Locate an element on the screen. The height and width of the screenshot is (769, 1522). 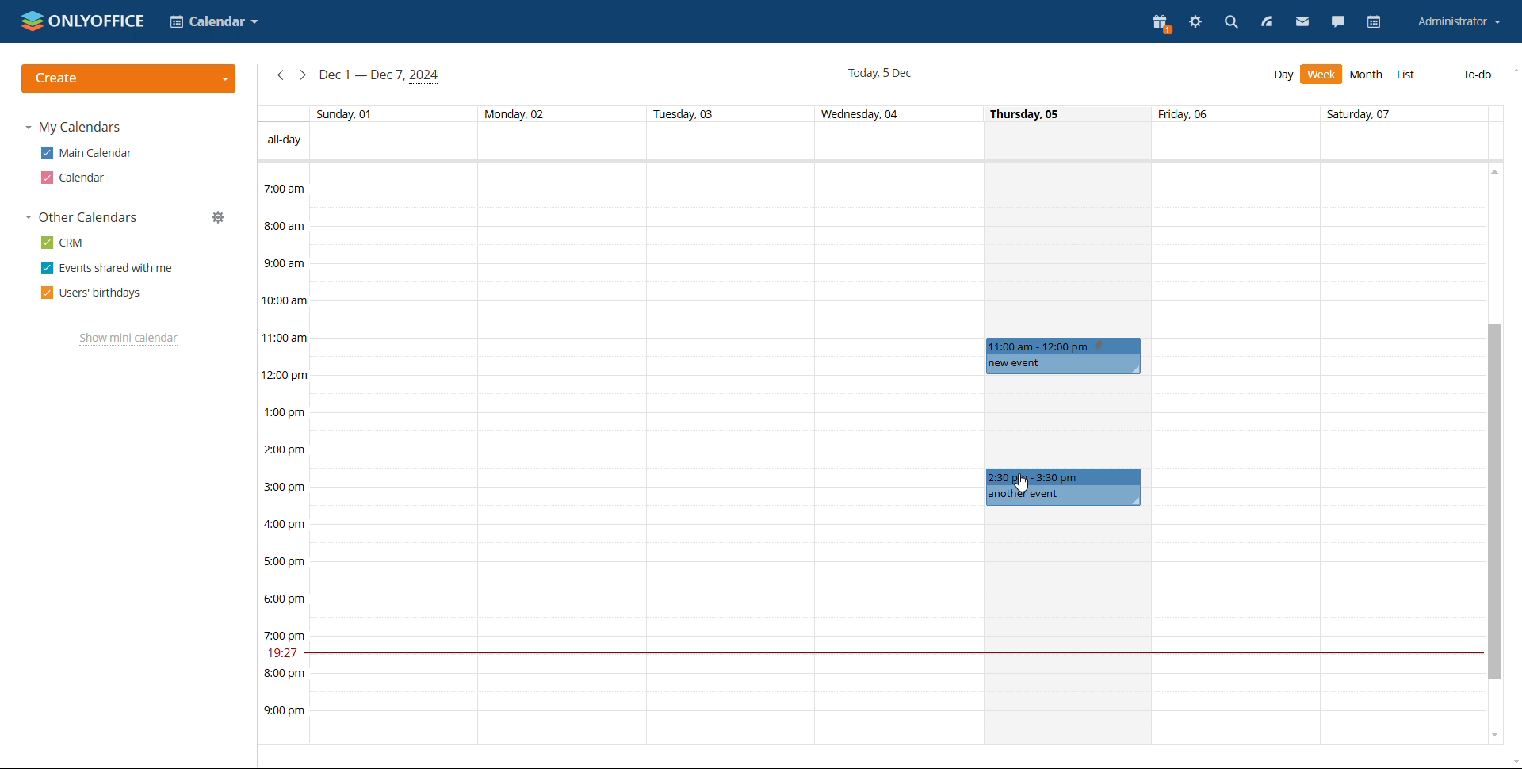
search is located at coordinates (1230, 22).